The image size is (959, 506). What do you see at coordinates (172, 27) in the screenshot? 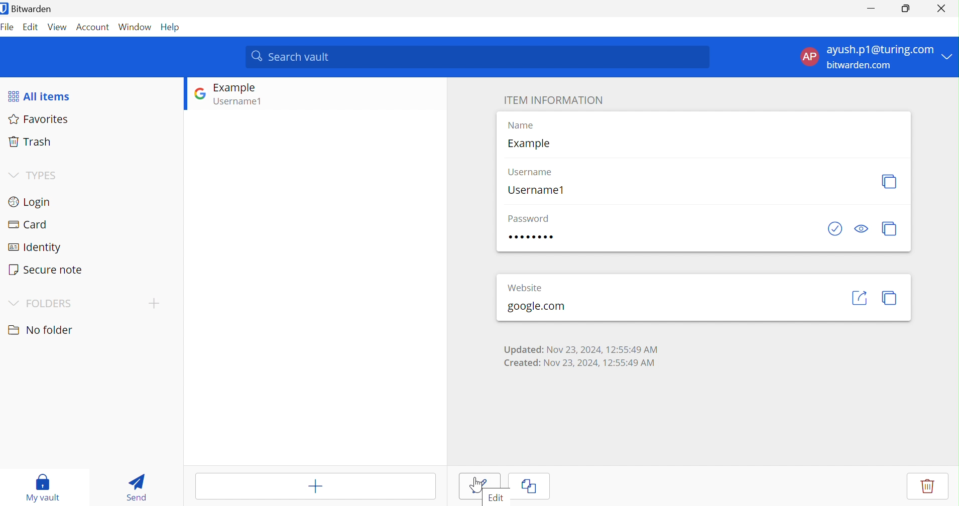
I see `Help` at bounding box center [172, 27].